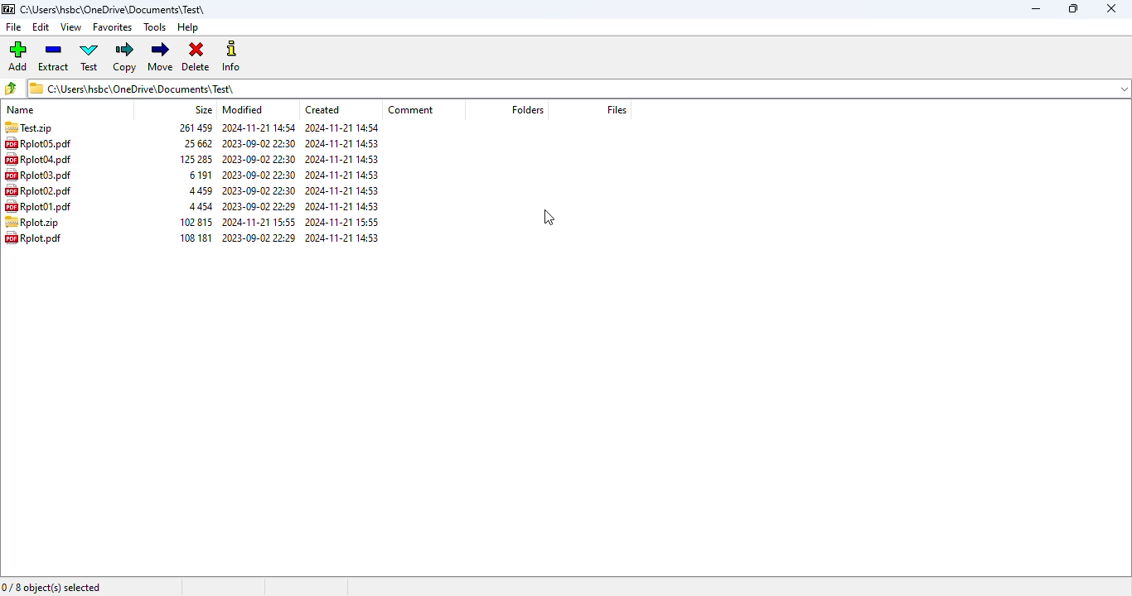 The height and width of the screenshot is (596, 1132). What do you see at coordinates (37, 206) in the screenshot?
I see `Rplot01.pdf` at bounding box center [37, 206].